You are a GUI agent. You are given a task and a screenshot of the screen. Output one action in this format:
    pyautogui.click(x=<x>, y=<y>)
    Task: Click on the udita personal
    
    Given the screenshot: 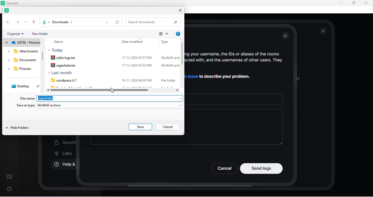 What is the action you would take?
    pyautogui.click(x=22, y=43)
    